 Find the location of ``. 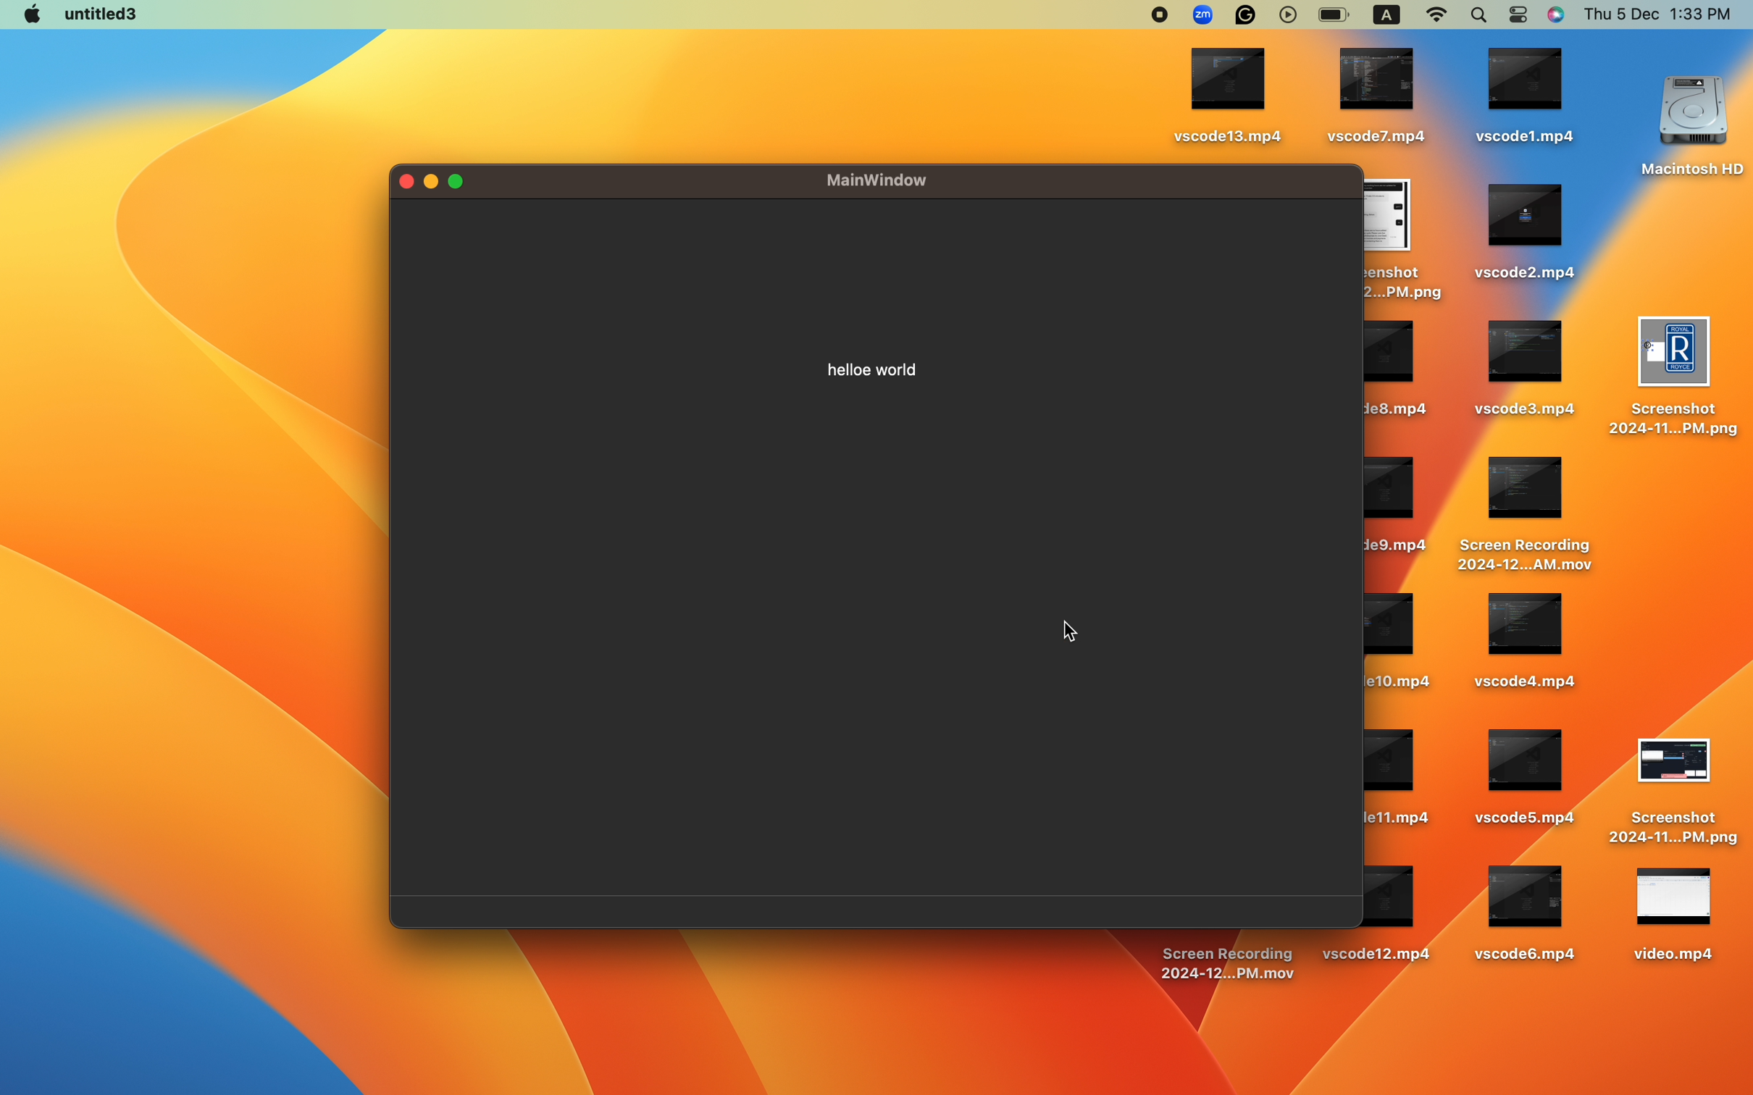

 is located at coordinates (1447, 107).